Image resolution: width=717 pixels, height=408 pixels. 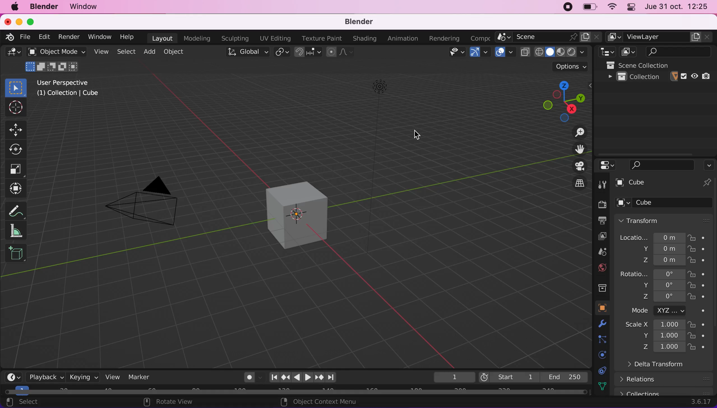 I want to click on z 0m, so click(x=661, y=261).